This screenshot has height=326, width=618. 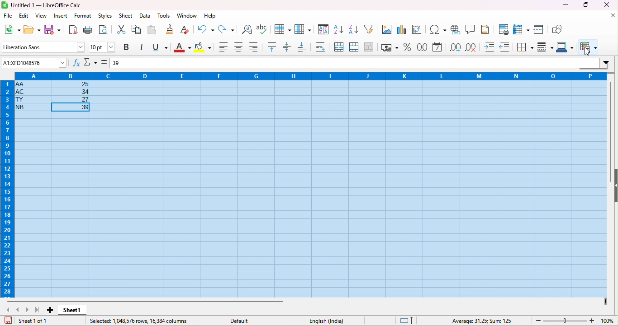 What do you see at coordinates (614, 122) in the screenshot?
I see `vertical scroll bar` at bounding box center [614, 122].